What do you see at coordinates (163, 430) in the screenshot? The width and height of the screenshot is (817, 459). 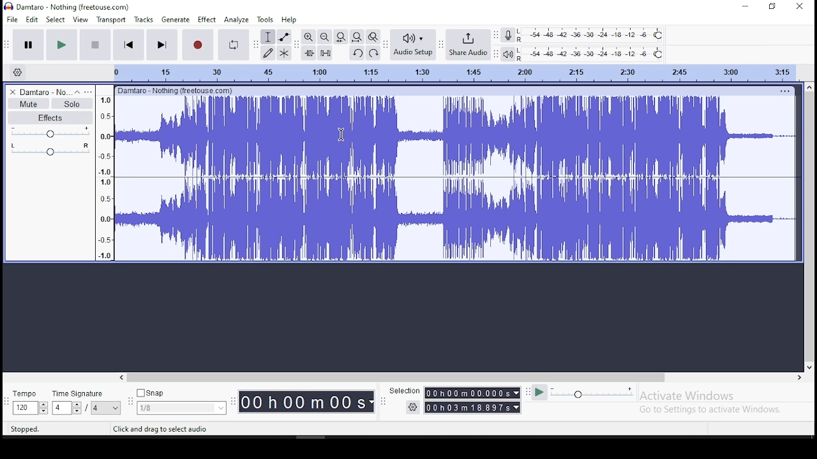 I see `click and drag to select audio` at bounding box center [163, 430].